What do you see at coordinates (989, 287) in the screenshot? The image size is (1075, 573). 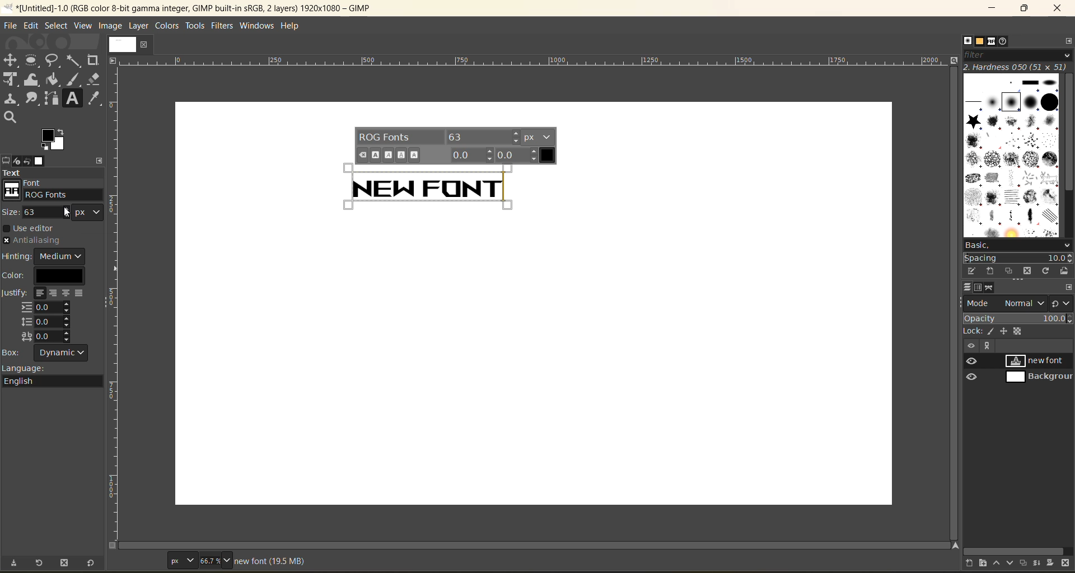 I see `paths` at bounding box center [989, 287].